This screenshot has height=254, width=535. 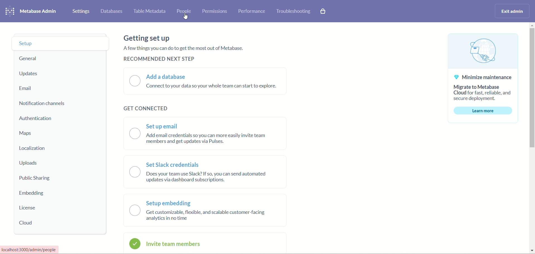 What do you see at coordinates (169, 204) in the screenshot?
I see `setup embedding` at bounding box center [169, 204].